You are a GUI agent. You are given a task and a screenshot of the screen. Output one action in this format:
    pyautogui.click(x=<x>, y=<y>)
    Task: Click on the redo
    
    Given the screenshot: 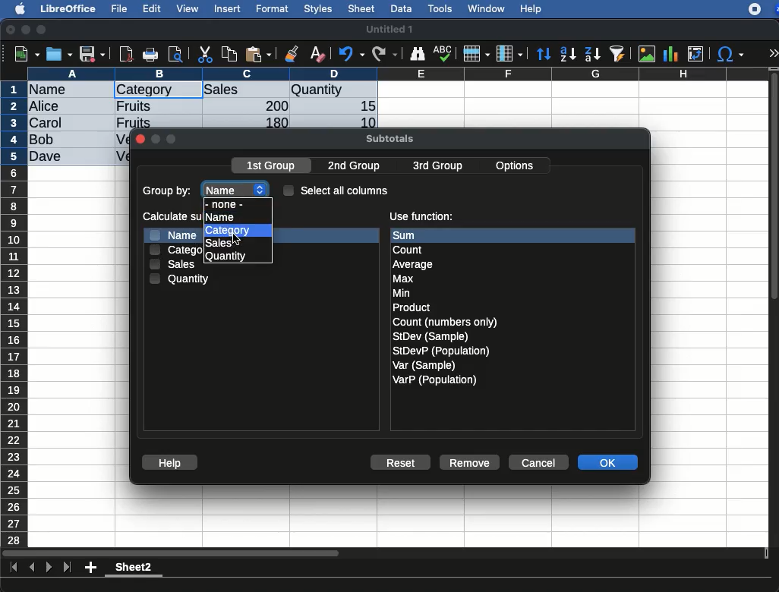 What is the action you would take?
    pyautogui.click(x=385, y=54)
    